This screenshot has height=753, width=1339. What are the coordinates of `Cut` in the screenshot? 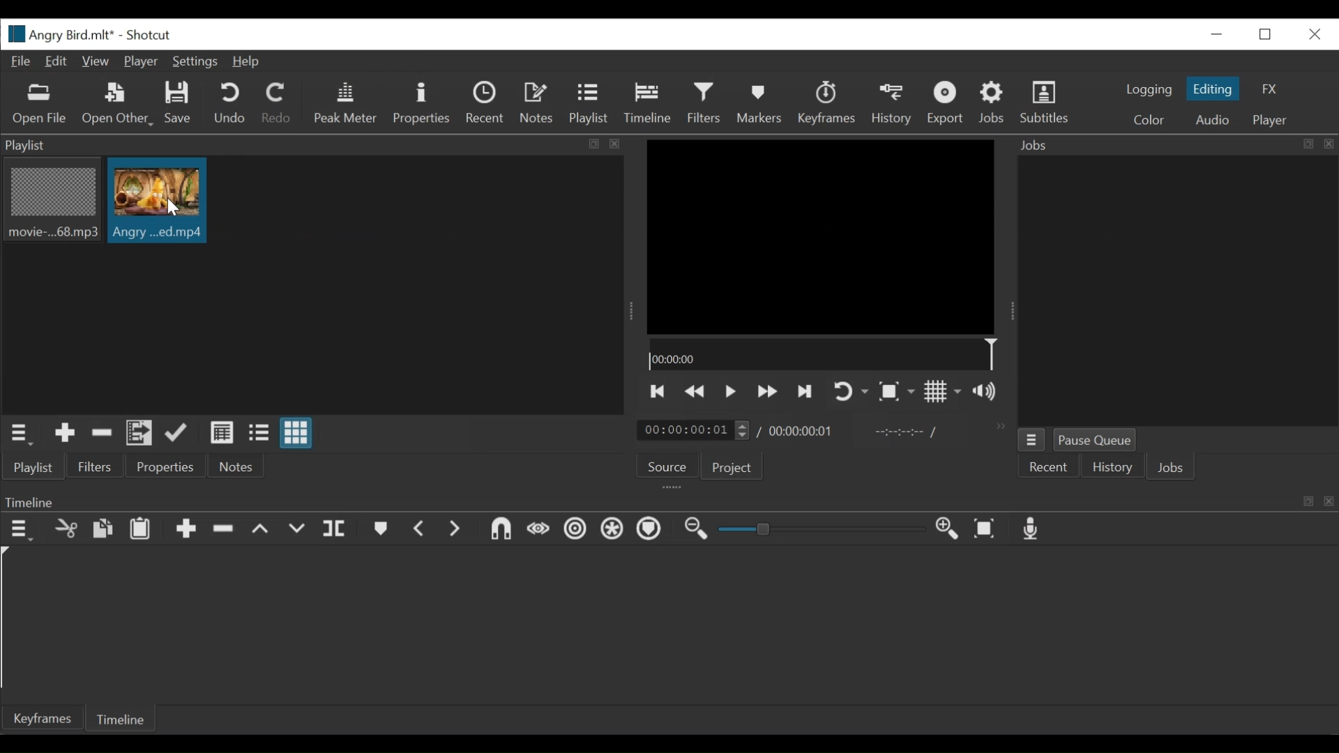 It's located at (65, 530).